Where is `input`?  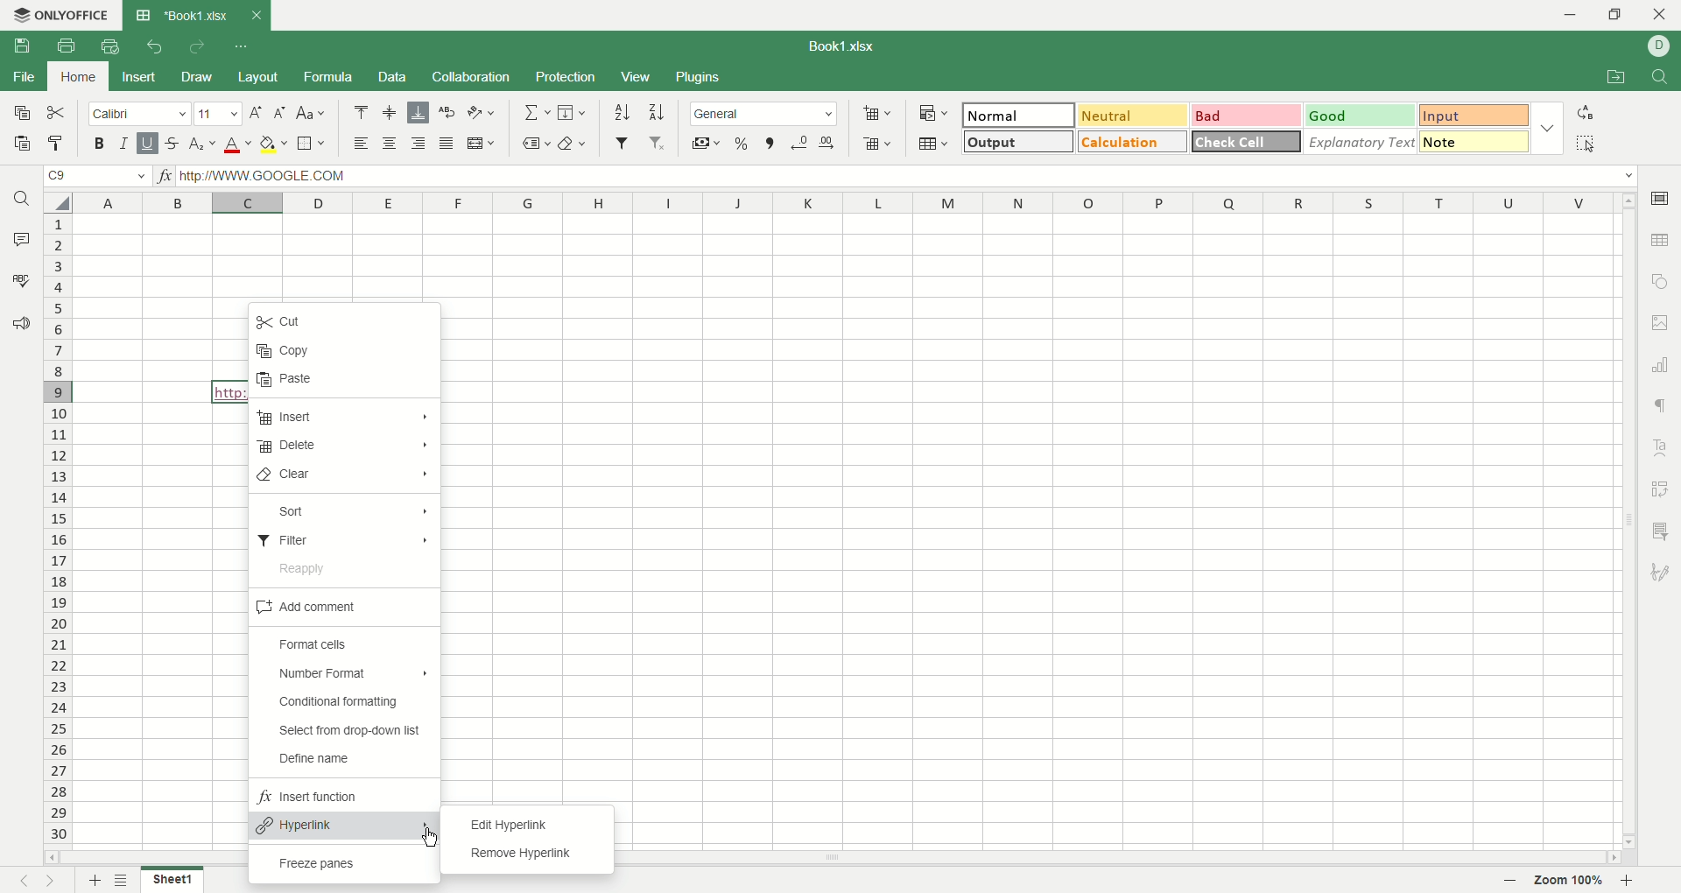 input is located at coordinates (1472, 116).